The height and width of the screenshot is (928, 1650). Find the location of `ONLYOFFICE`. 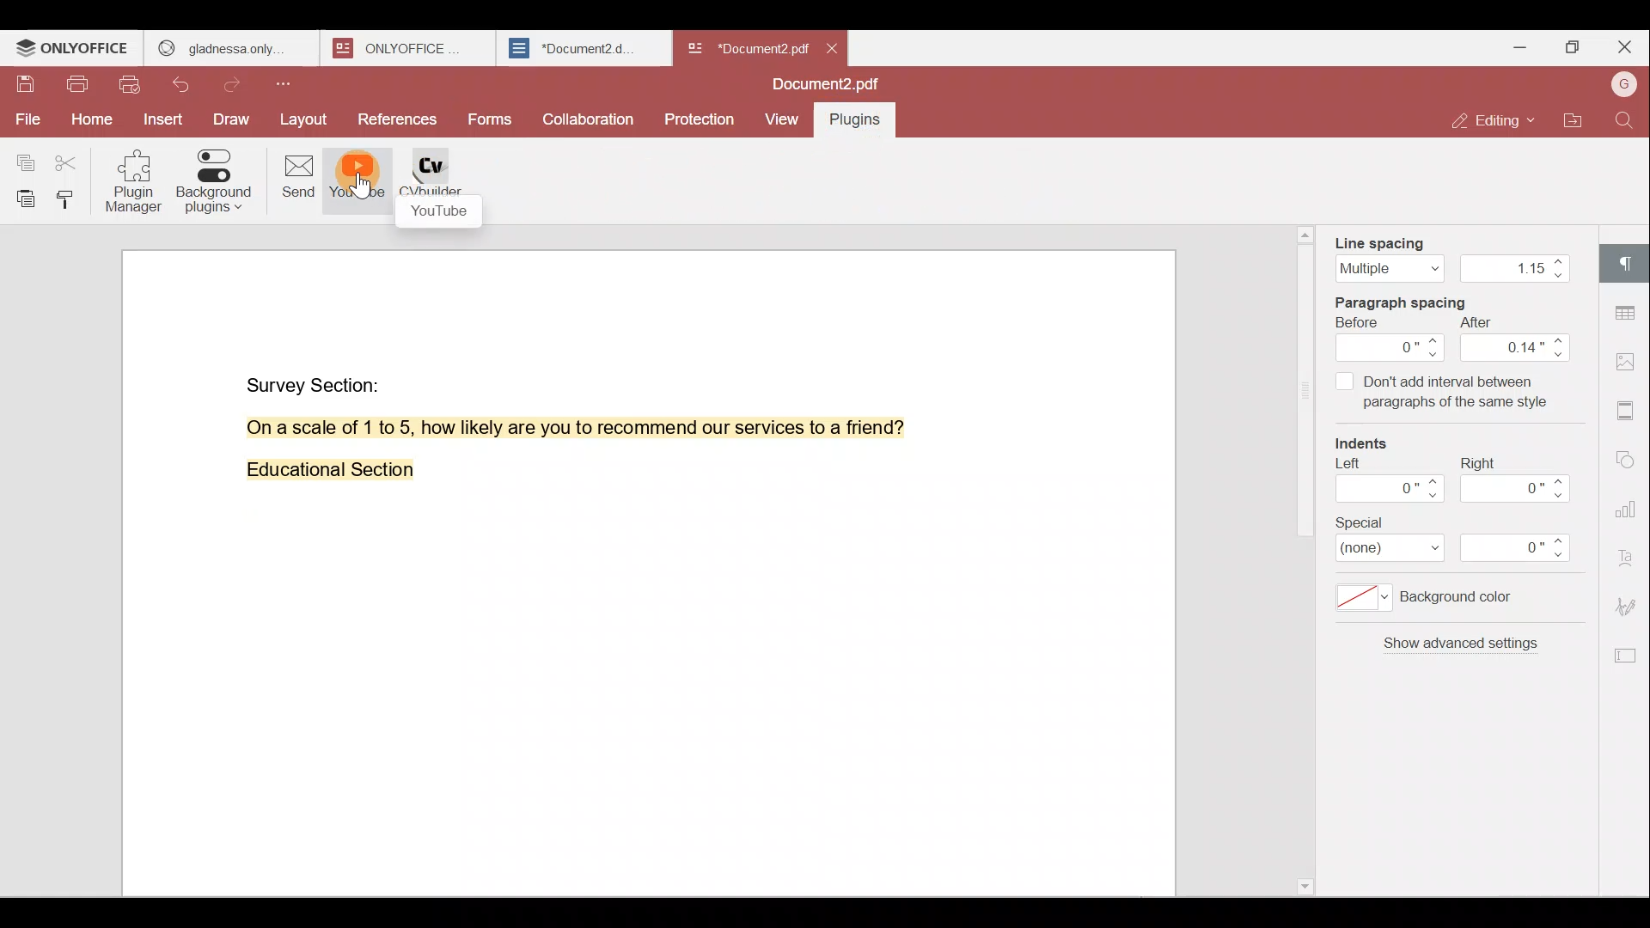

ONLYOFFICE is located at coordinates (411, 48).